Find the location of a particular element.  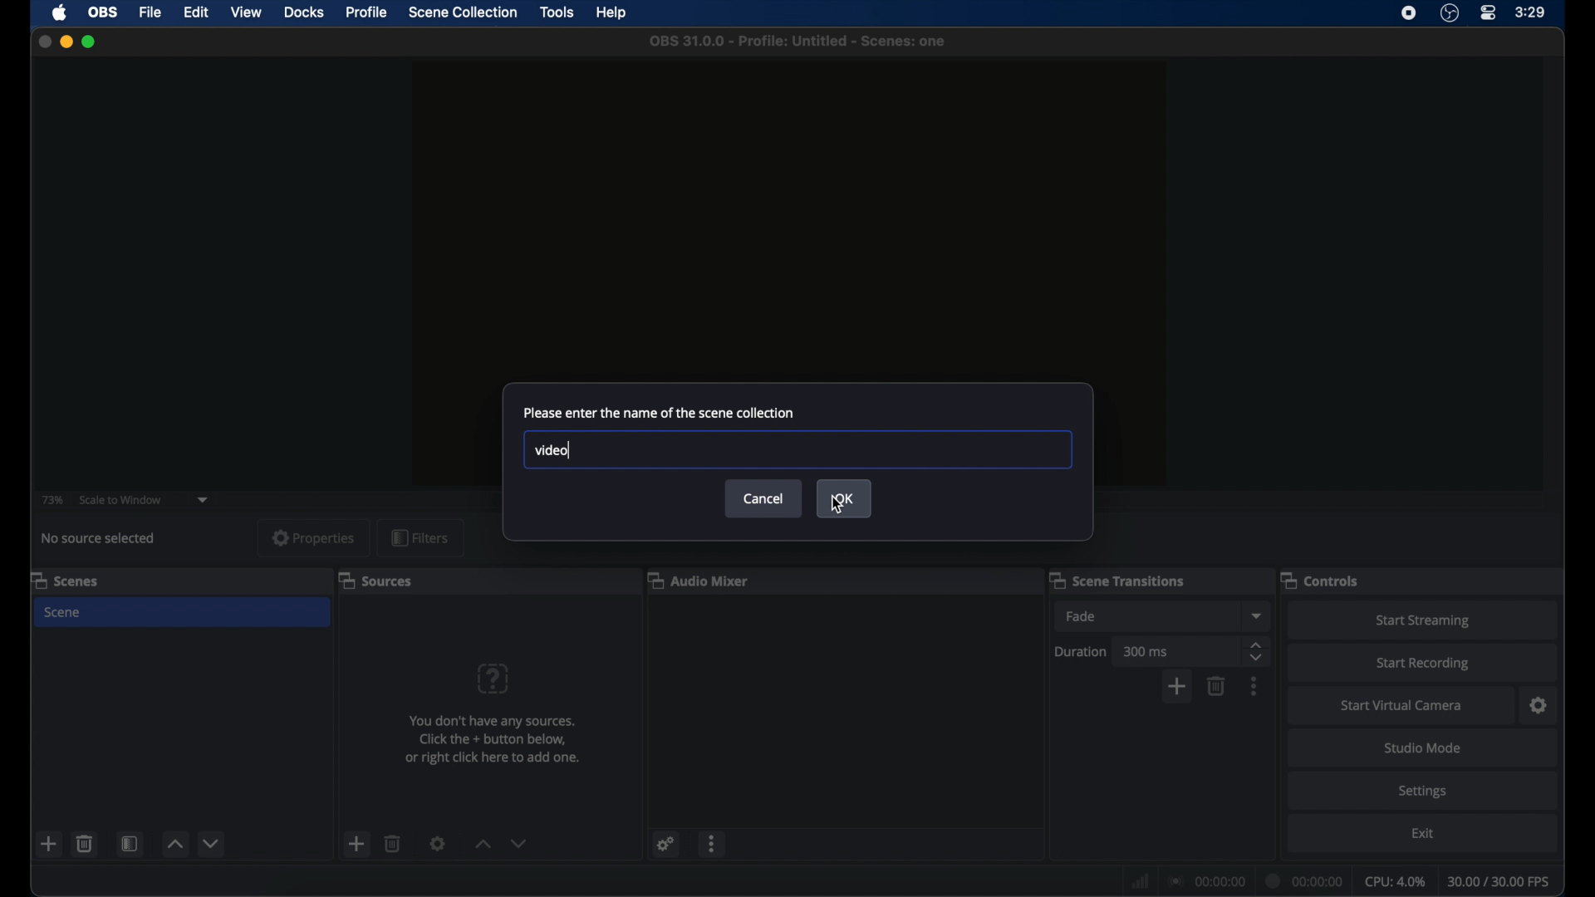

stepper buttons is located at coordinates (1256, 651).